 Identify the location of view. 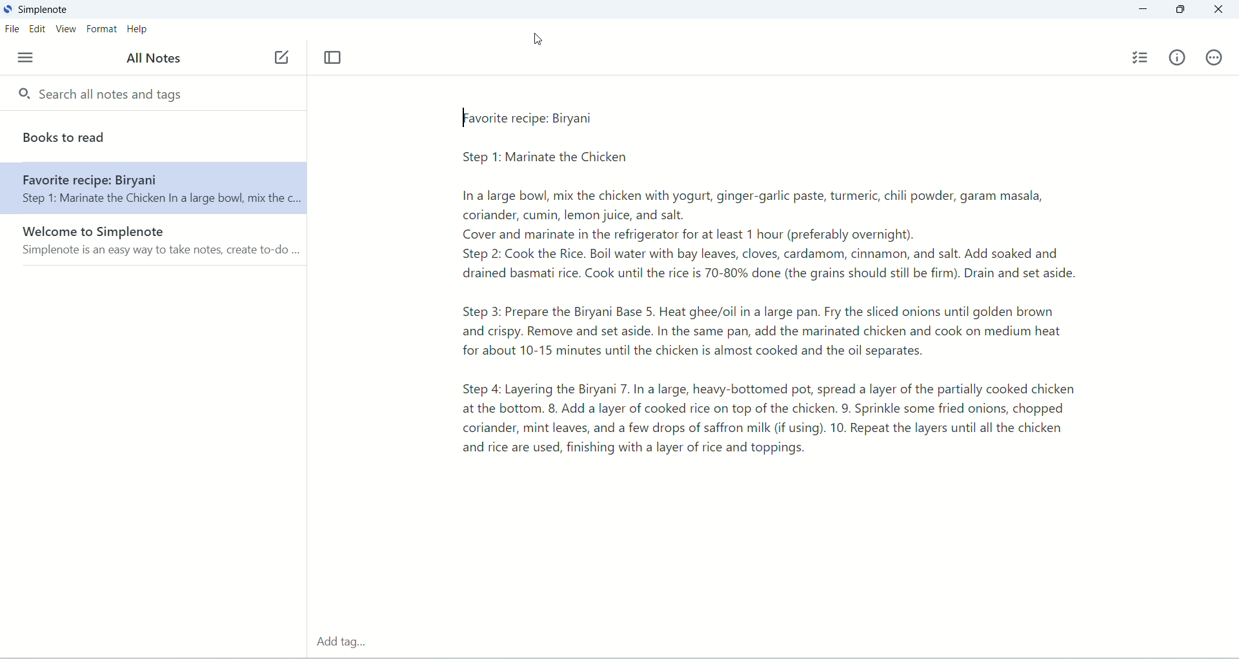
(65, 29).